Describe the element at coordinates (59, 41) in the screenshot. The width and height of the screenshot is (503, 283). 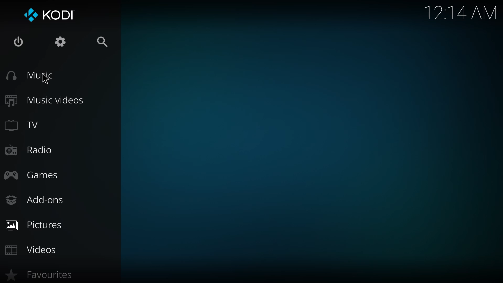
I see `settings` at that location.